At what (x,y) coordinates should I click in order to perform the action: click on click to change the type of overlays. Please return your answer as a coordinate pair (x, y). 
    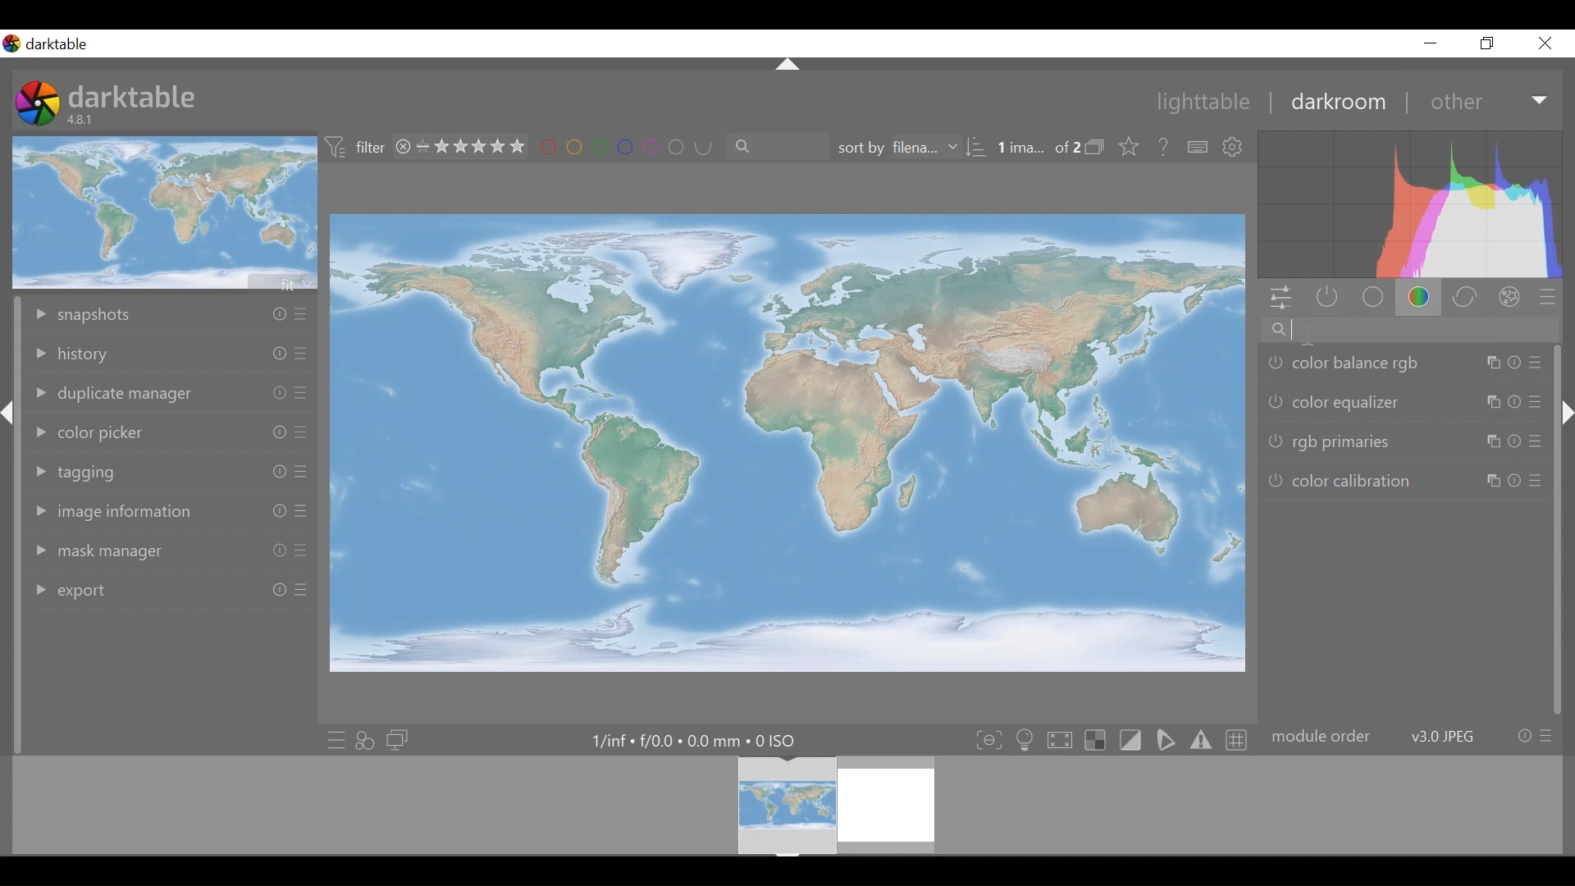
    Looking at the image, I should click on (1131, 145).